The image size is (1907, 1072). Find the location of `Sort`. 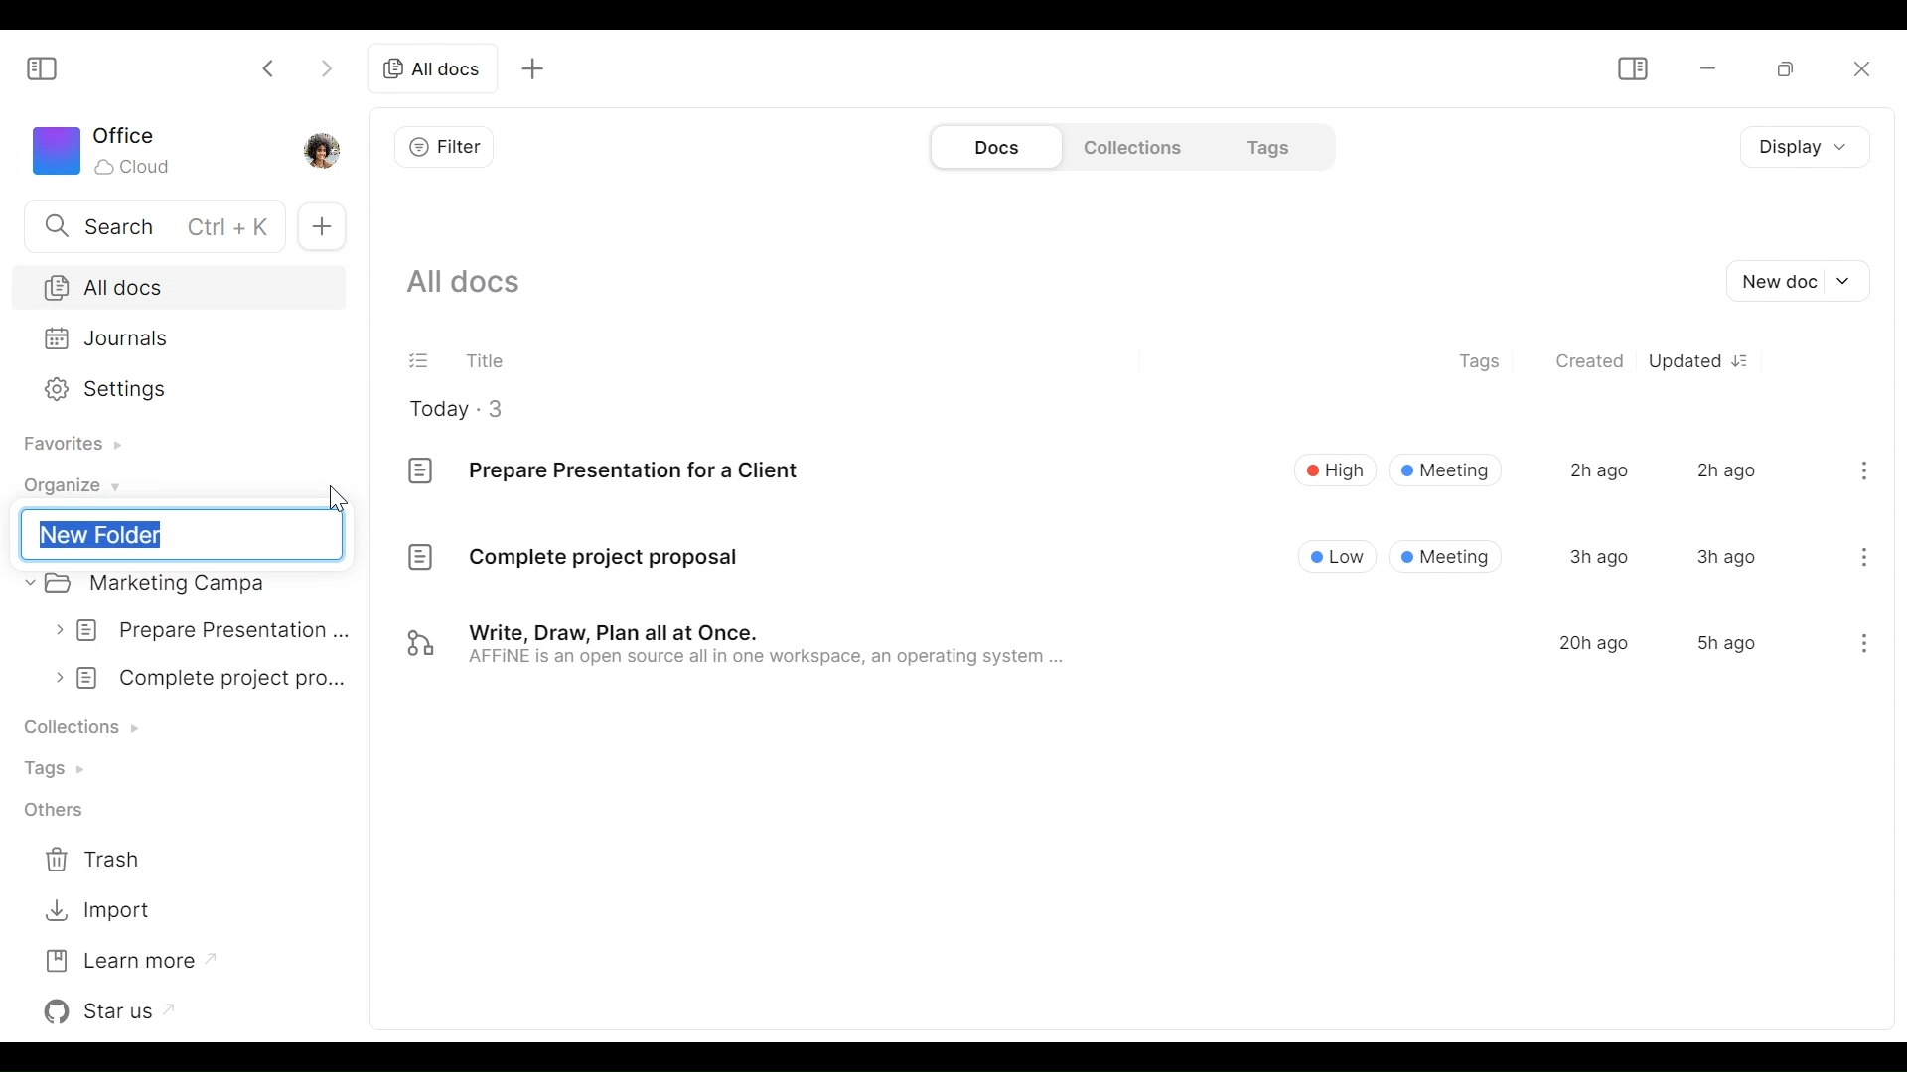

Sort is located at coordinates (1747, 360).